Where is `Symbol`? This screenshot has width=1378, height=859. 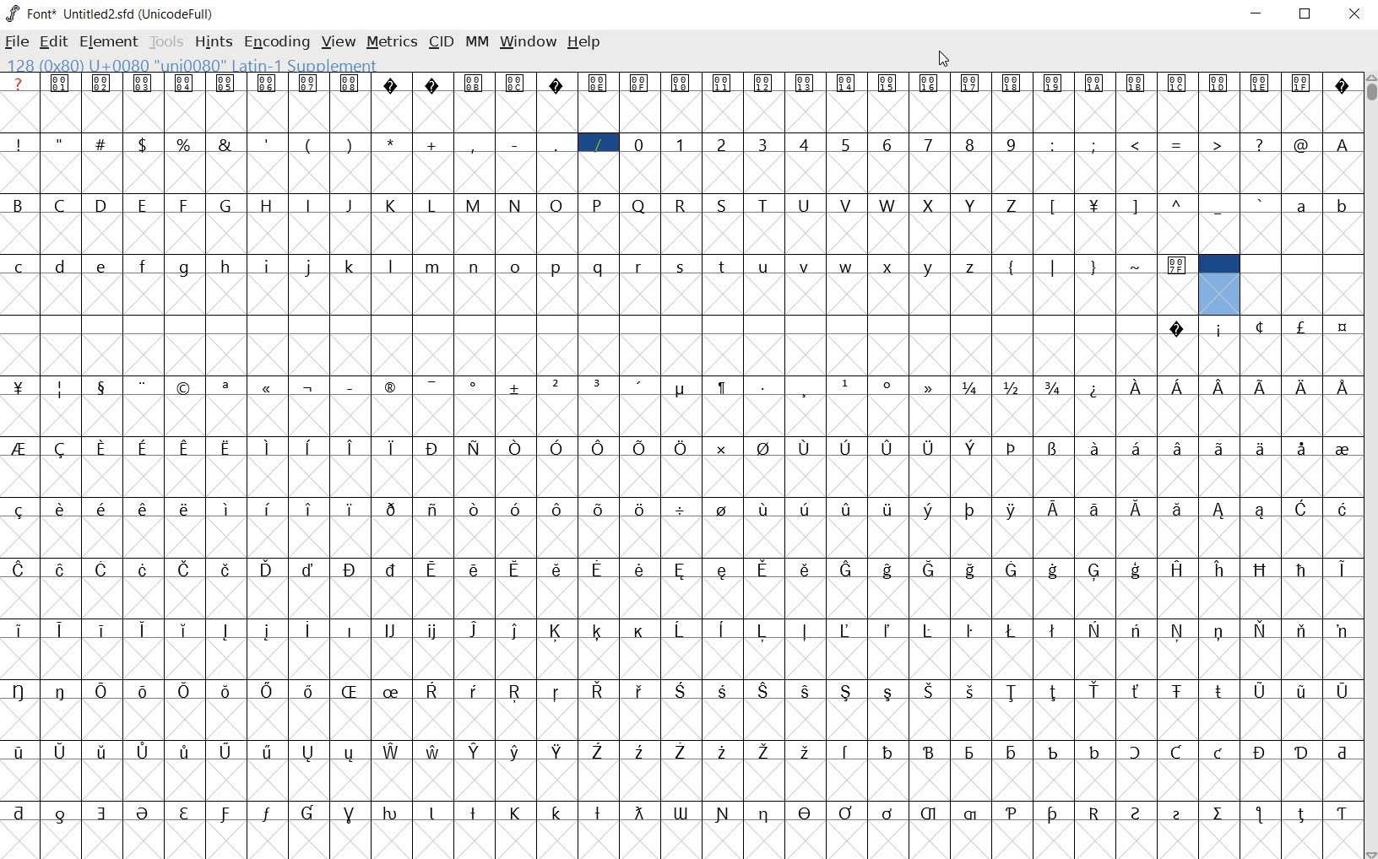
Symbol is located at coordinates (1301, 813).